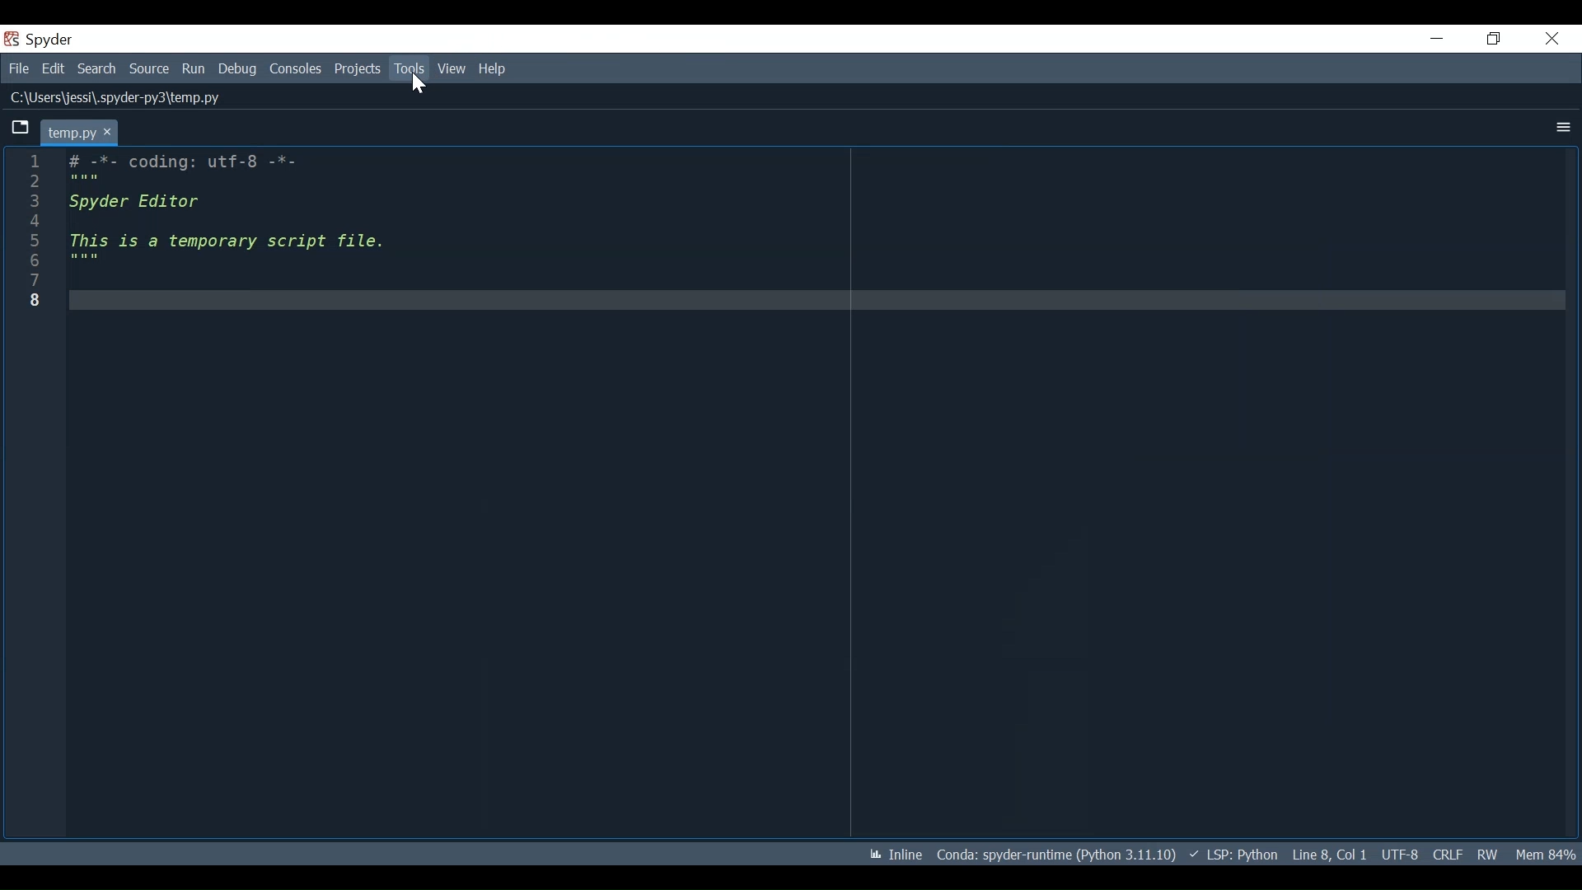 The image size is (1582, 890). What do you see at coordinates (55, 69) in the screenshot?
I see `Edit` at bounding box center [55, 69].